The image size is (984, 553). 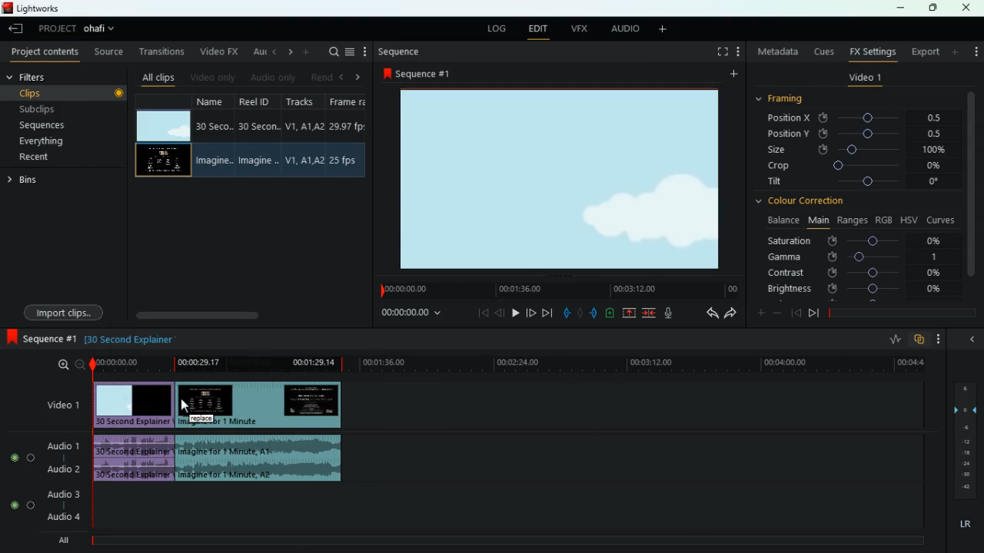 I want to click on audio, so click(x=260, y=459).